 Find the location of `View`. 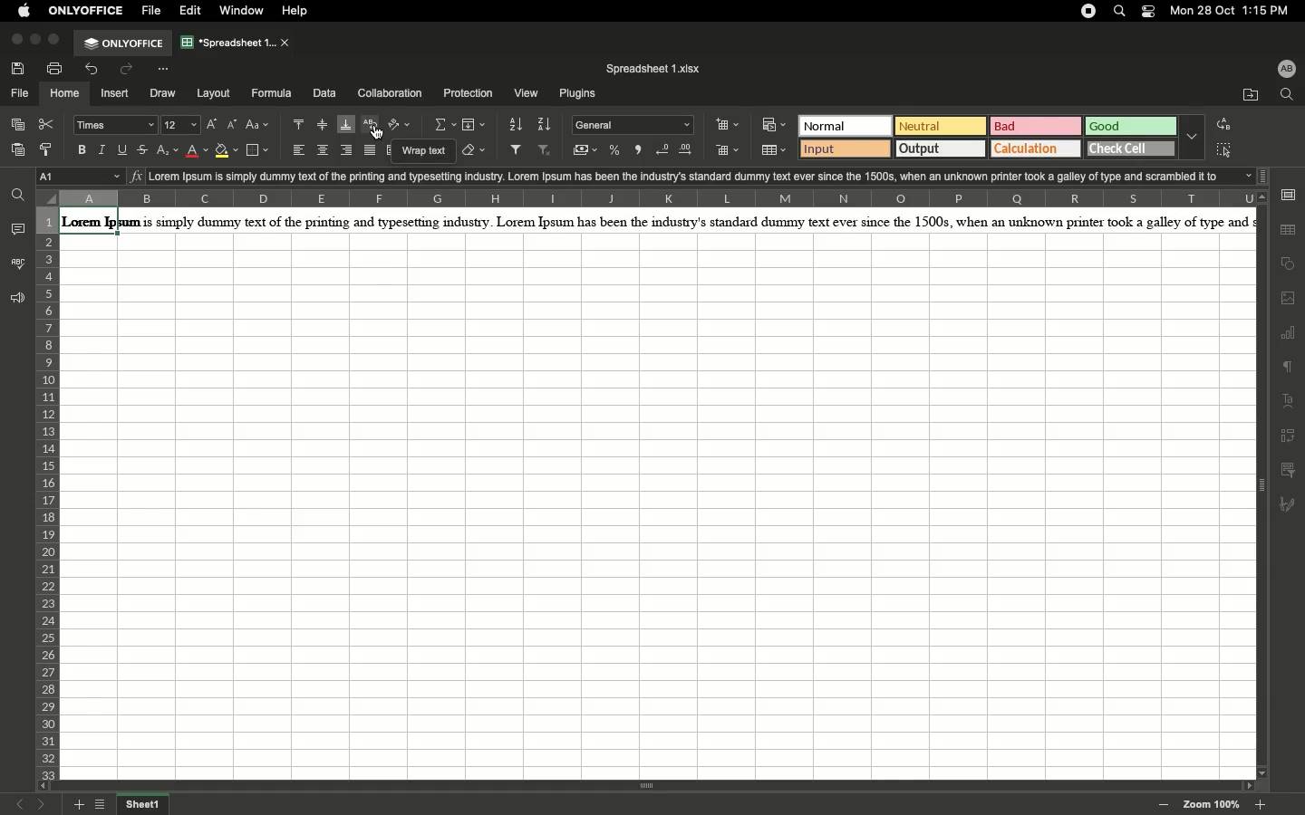

View is located at coordinates (527, 94).